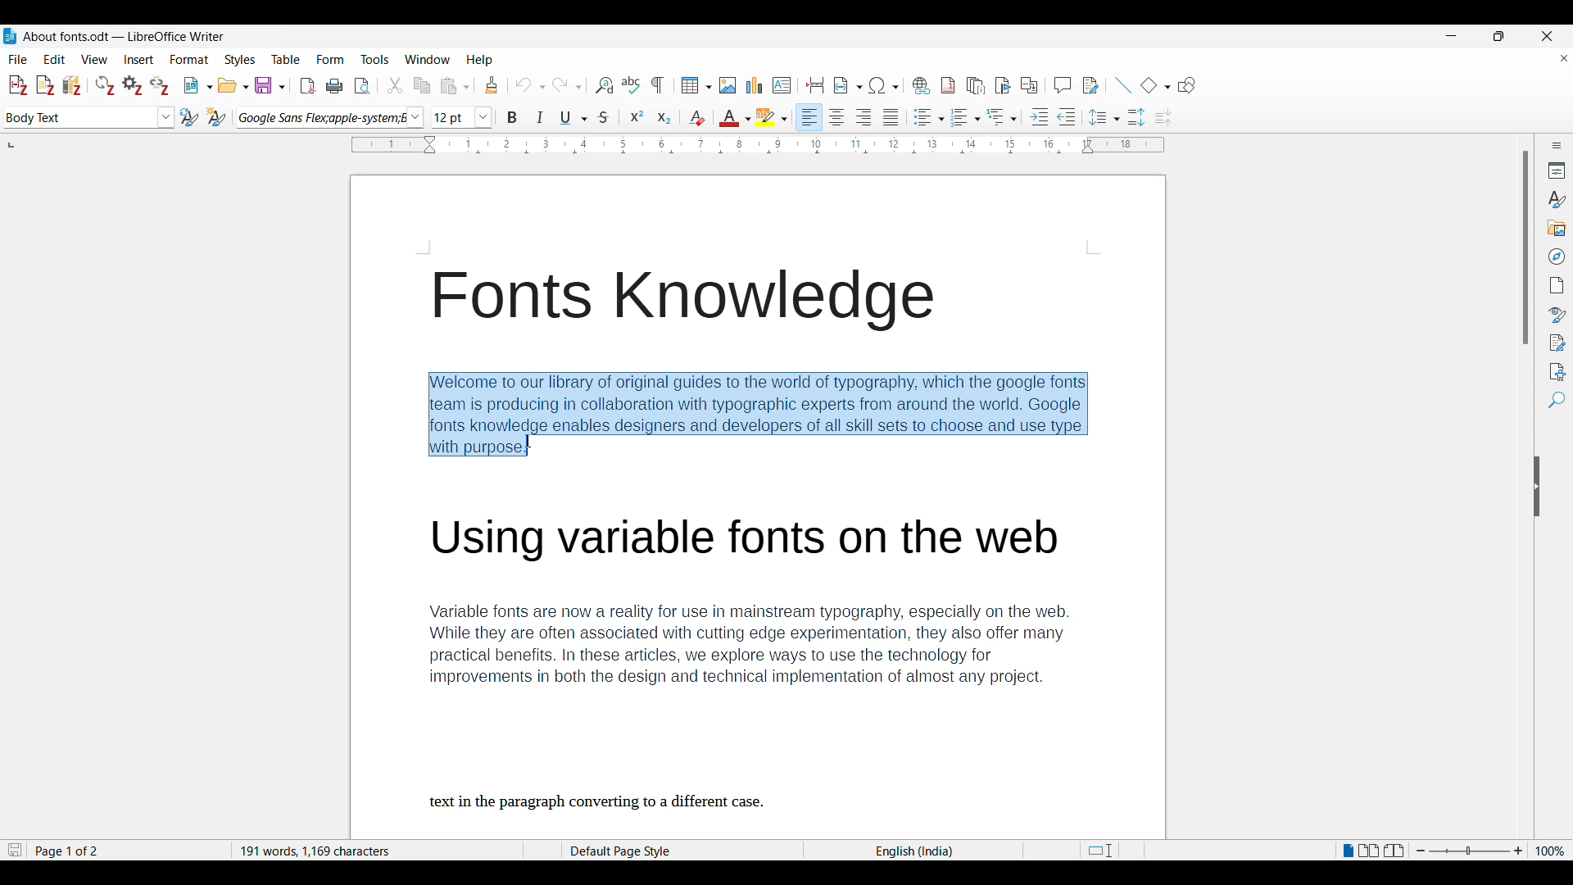  Describe the element at coordinates (375, 60) in the screenshot. I see `Tools menu` at that location.